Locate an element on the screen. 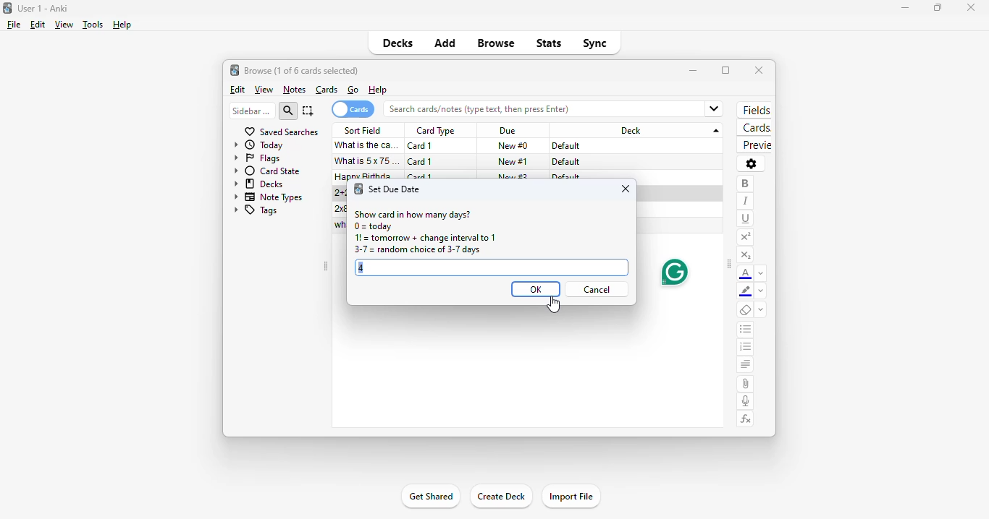 The width and height of the screenshot is (989, 519). browse (1 of 6 cards selected) is located at coordinates (302, 70).